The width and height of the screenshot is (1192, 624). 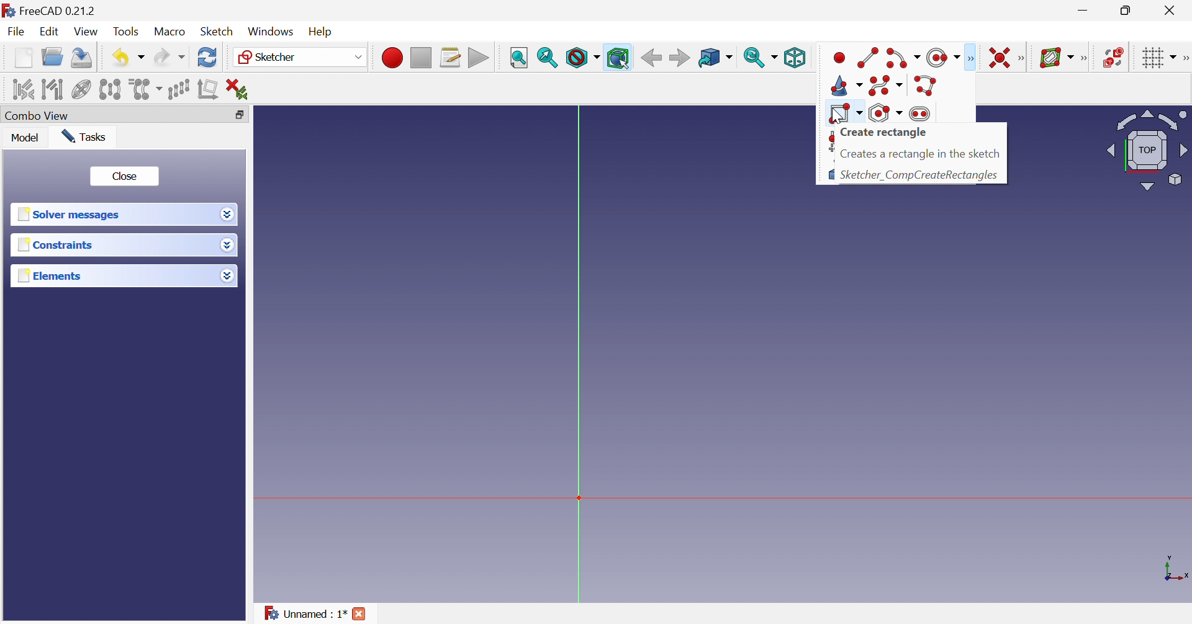 What do you see at coordinates (49, 32) in the screenshot?
I see `Edit` at bounding box center [49, 32].